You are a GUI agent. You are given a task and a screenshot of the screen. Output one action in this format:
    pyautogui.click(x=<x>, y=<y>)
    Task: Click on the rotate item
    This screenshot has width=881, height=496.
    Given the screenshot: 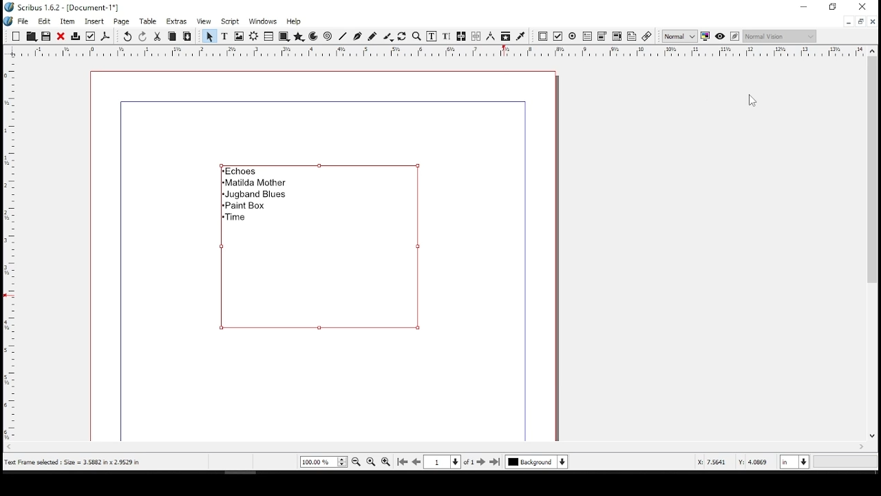 What is the action you would take?
    pyautogui.click(x=403, y=36)
    